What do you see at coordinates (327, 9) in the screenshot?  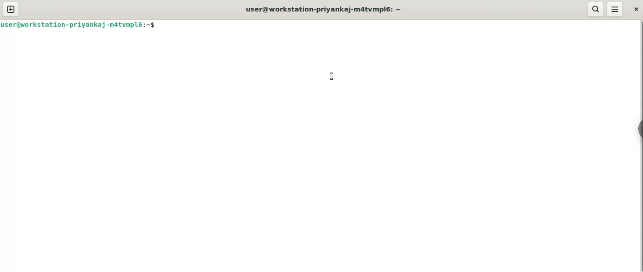 I see `user@workstation-priyankaj-m4tvmpl6: ~` at bounding box center [327, 9].